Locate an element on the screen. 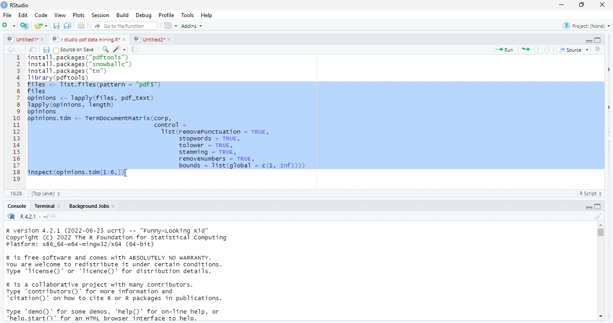 This screenshot has width=613, height=323. options is located at coordinates (171, 25).